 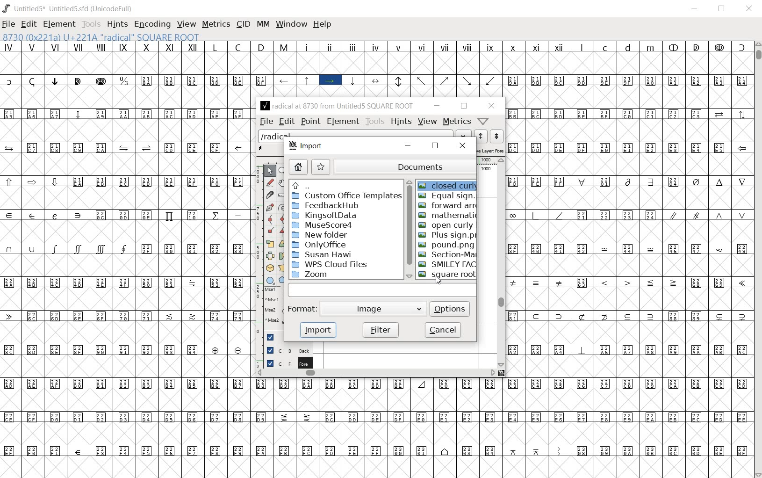 I want to click on cut splines in two, so click(x=270, y=195).